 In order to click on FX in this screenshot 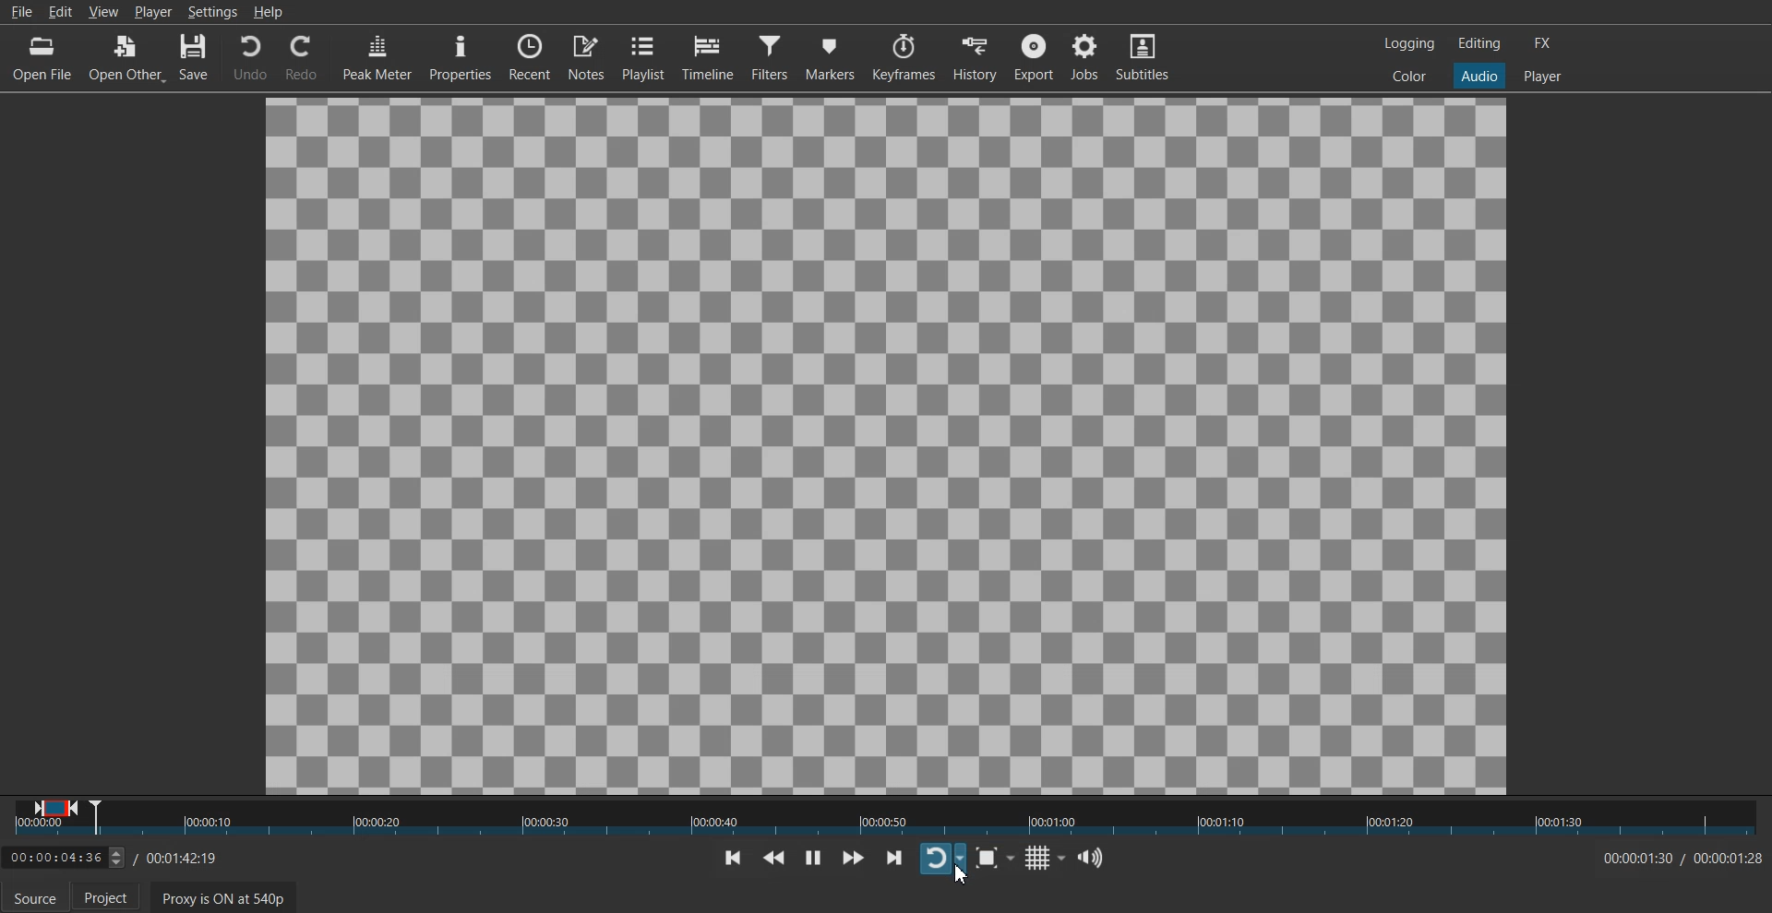, I will do `click(1544, 42)`.